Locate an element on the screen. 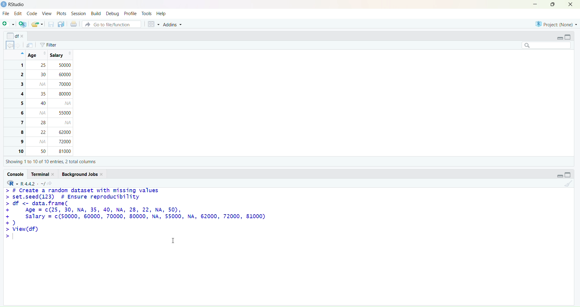 The image size is (580, 307). collapse is located at coordinates (569, 36).